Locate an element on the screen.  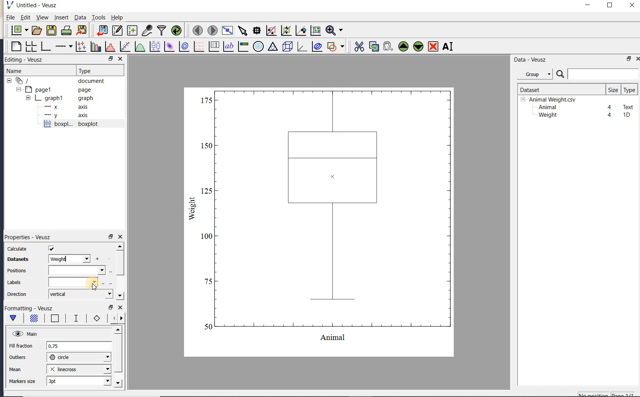
edit and enter new datasets is located at coordinates (117, 30).